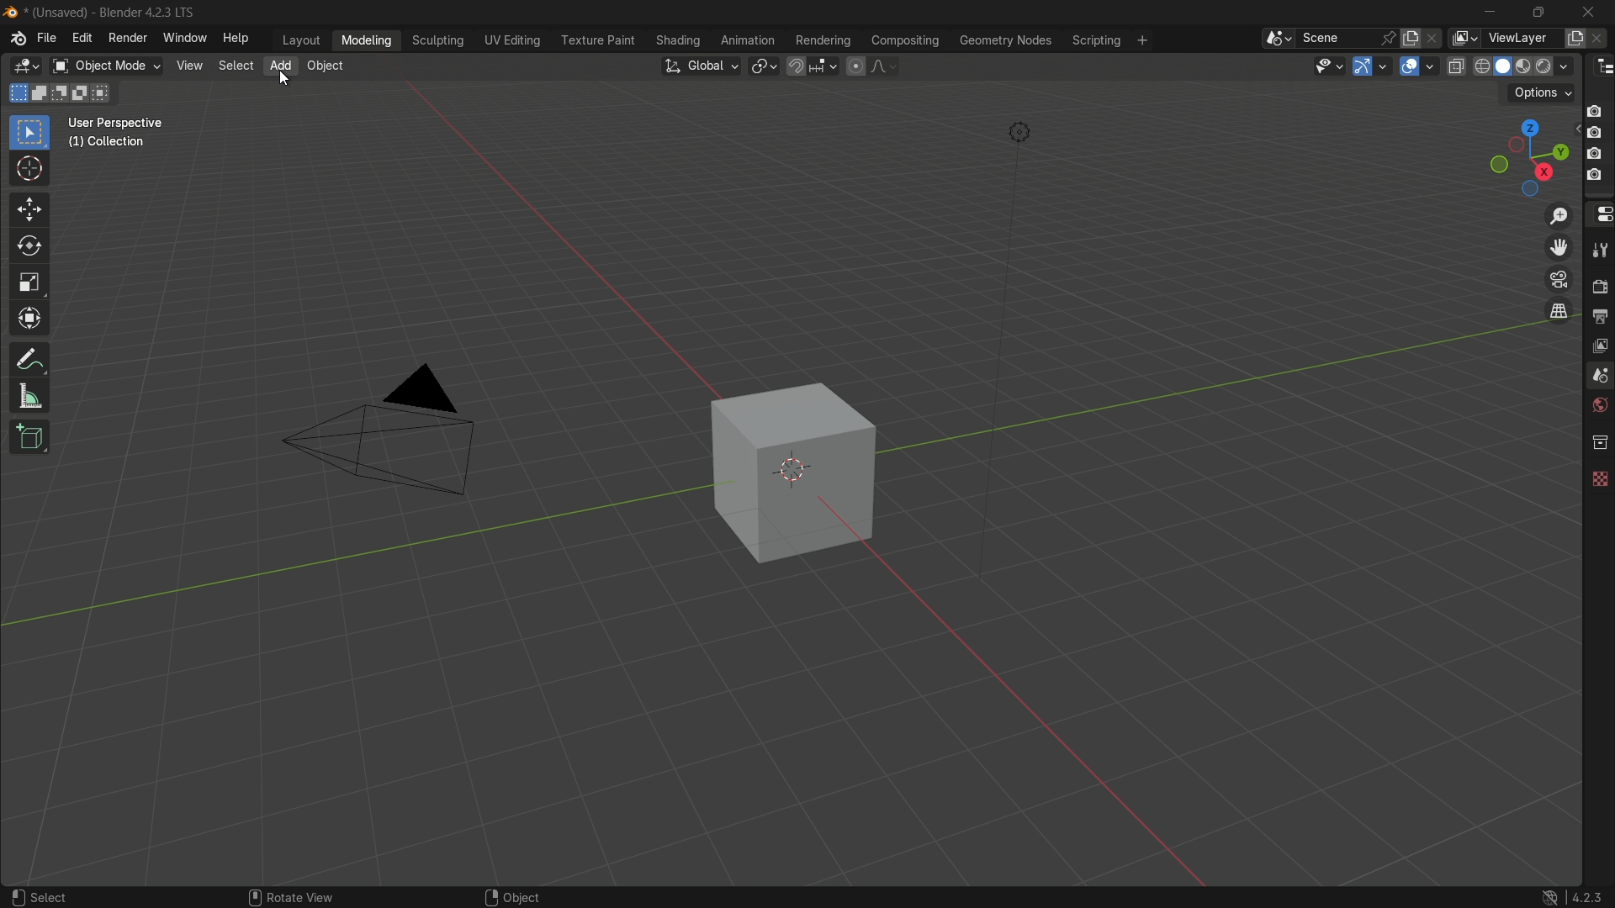  I want to click on switch mode, so click(104, 66).